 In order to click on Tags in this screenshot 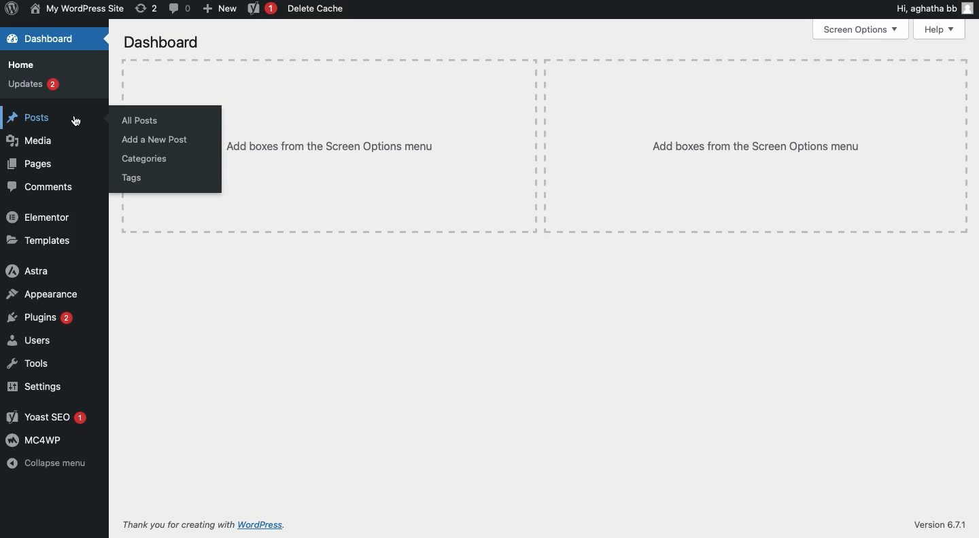, I will do `click(131, 179)`.